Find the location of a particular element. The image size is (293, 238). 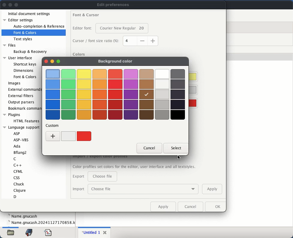

editor settings is located at coordinates (19, 20).